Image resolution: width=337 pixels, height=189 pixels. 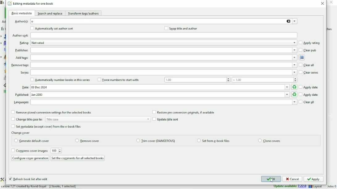 I want to click on Date, so click(x=21, y=87).